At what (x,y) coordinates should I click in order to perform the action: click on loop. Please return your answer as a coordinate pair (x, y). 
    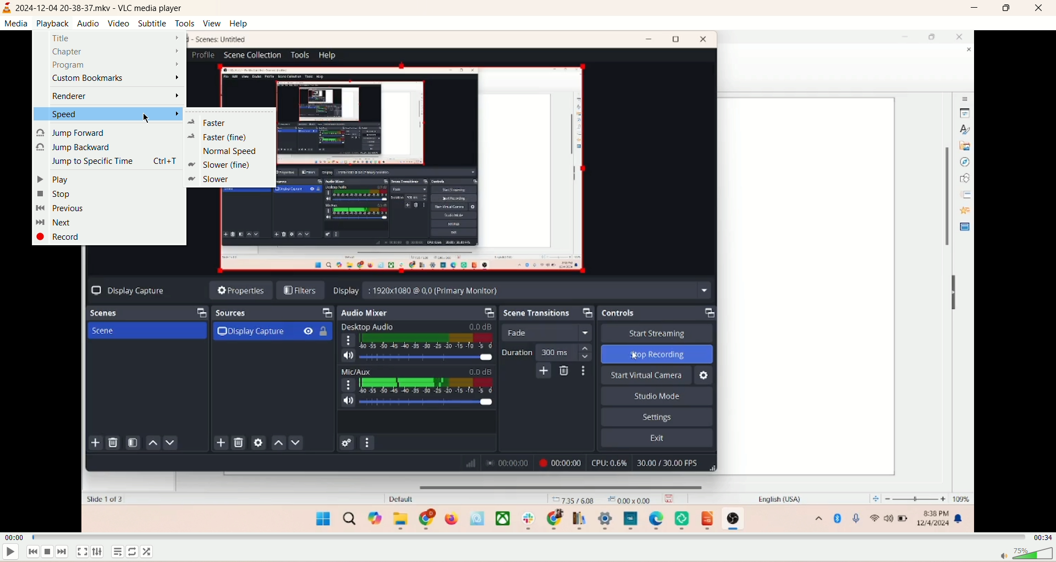
    Looking at the image, I should click on (133, 552).